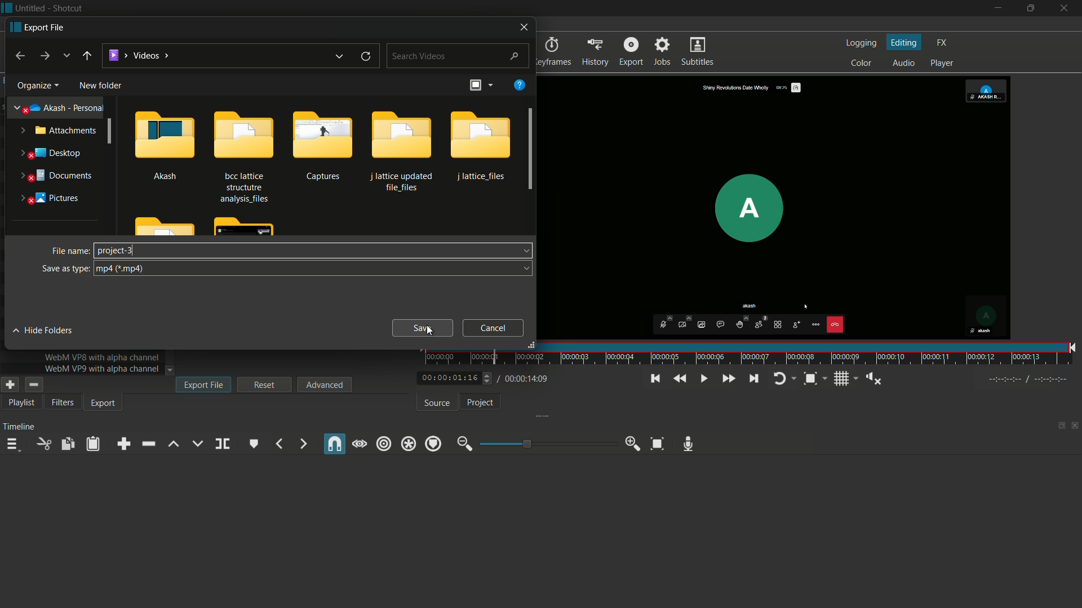 The width and height of the screenshot is (1082, 608). I want to click on color, so click(862, 64).